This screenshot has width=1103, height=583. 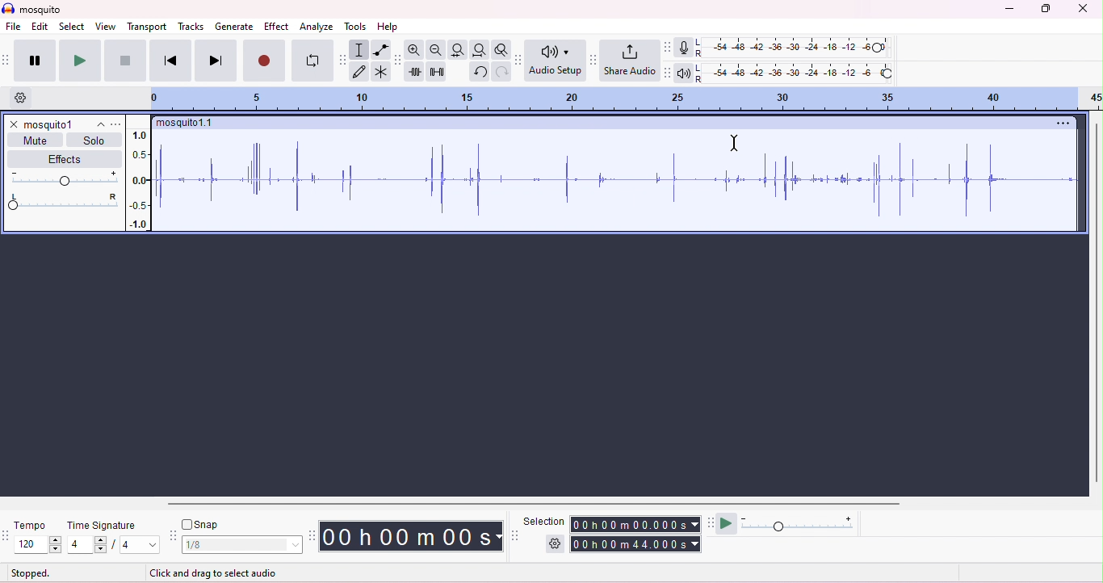 What do you see at coordinates (713, 522) in the screenshot?
I see `play at speed tool bar` at bounding box center [713, 522].